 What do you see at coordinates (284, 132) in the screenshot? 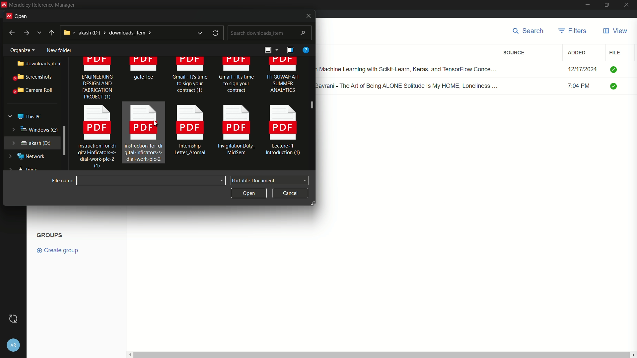
I see `Lecture#1
Introduction (1)` at bounding box center [284, 132].